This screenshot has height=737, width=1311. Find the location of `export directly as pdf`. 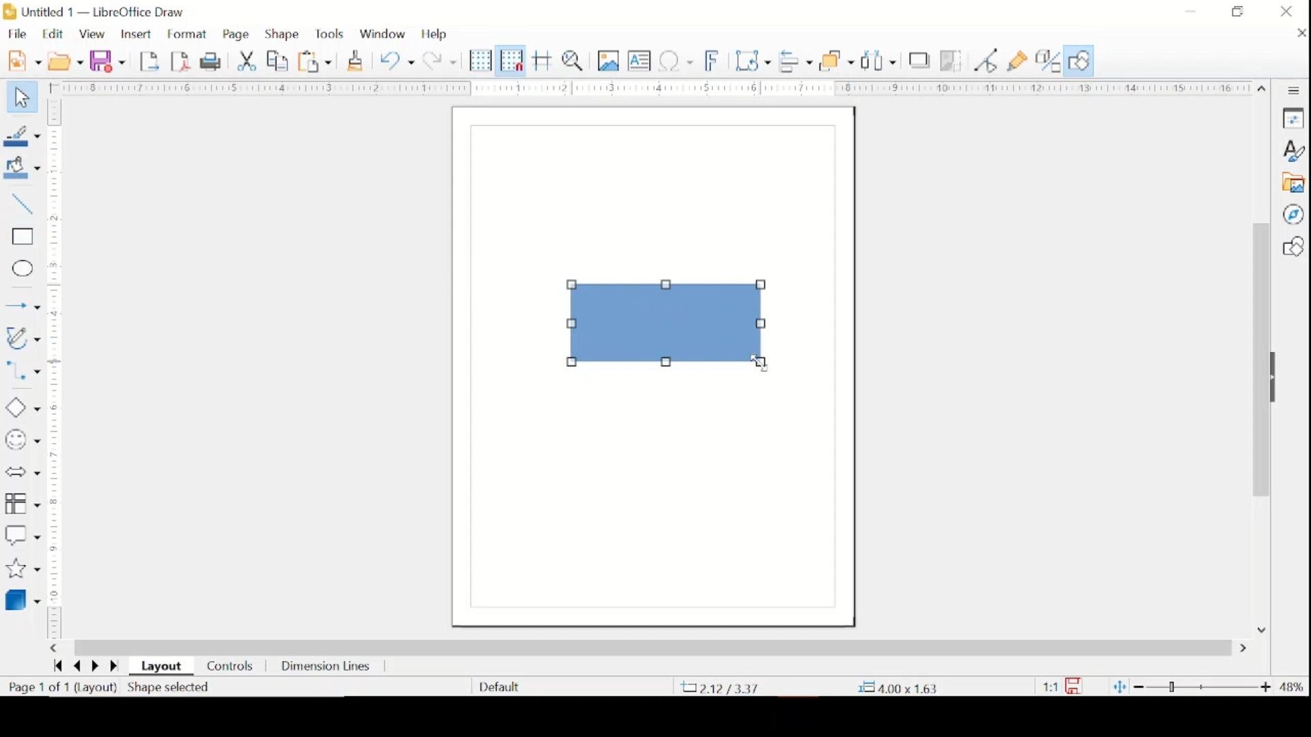

export directly as pdf is located at coordinates (181, 61).